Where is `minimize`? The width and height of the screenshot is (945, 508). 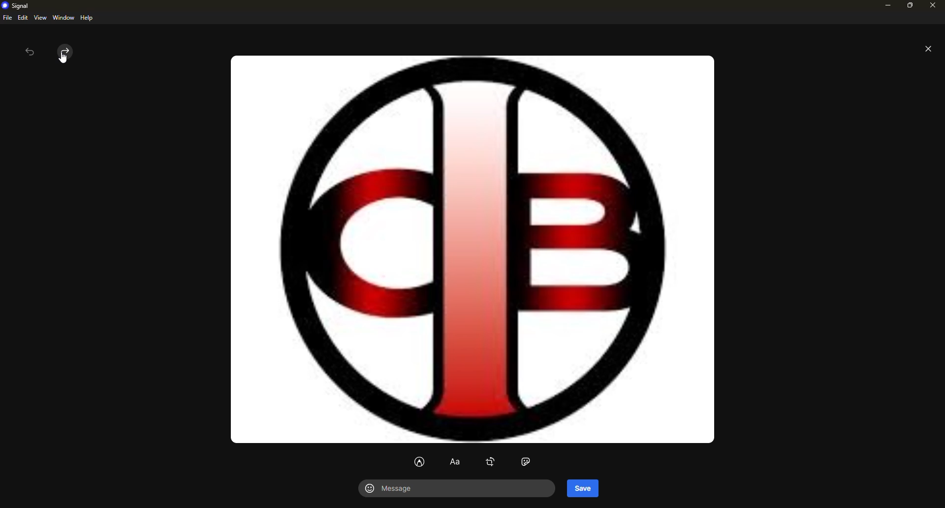 minimize is located at coordinates (886, 6).